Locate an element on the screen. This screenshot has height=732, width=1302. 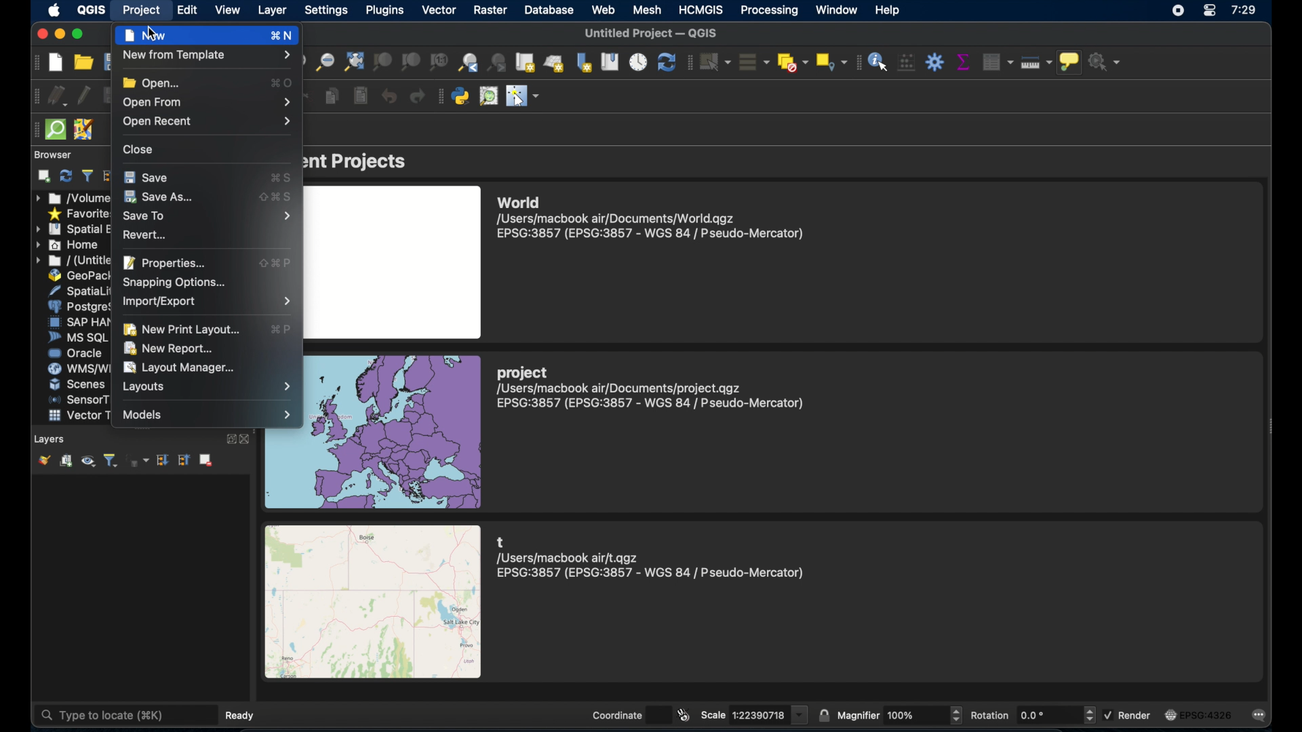
ready is located at coordinates (241, 715).